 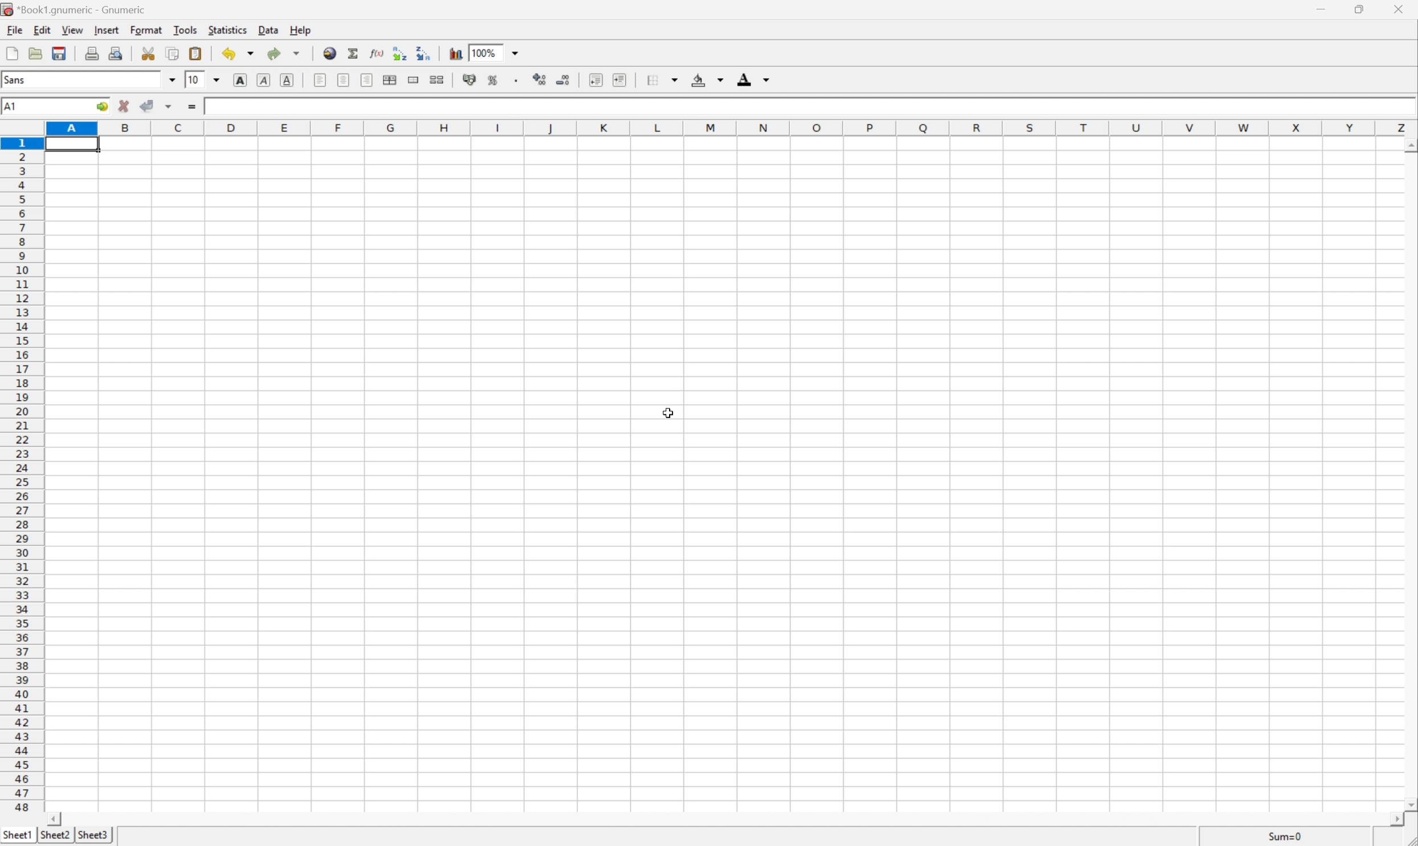 What do you see at coordinates (16, 107) in the screenshot?
I see `A1` at bounding box center [16, 107].